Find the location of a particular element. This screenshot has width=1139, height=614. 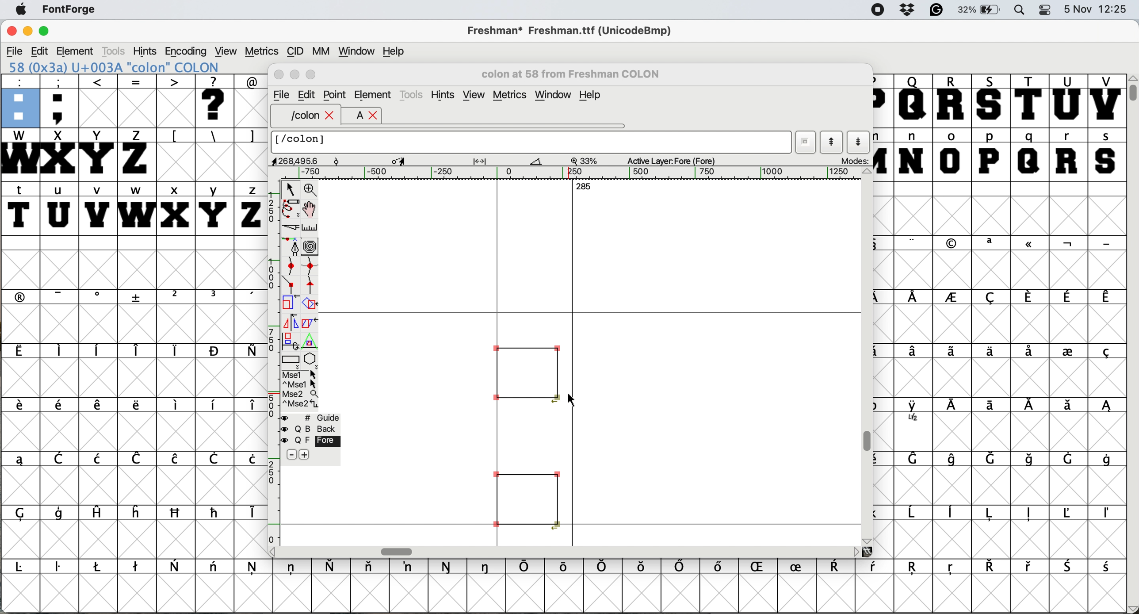

symbol is located at coordinates (603, 566).